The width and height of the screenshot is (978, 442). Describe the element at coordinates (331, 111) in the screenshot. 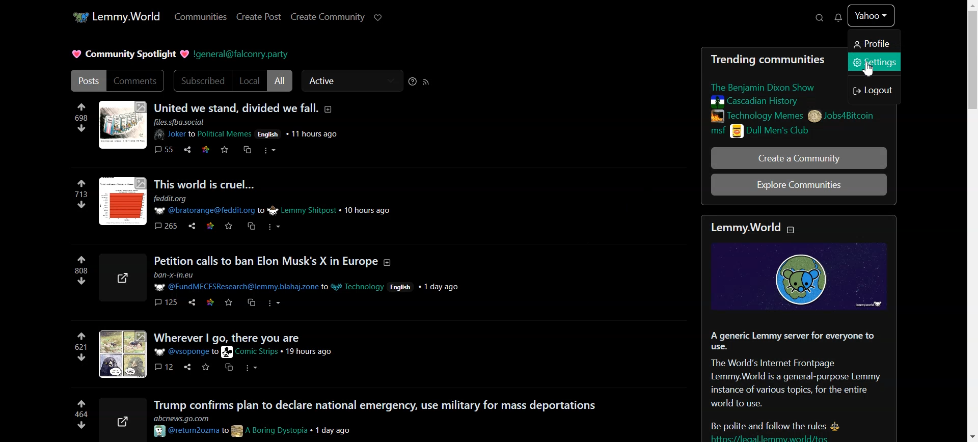

I see `add` at that location.